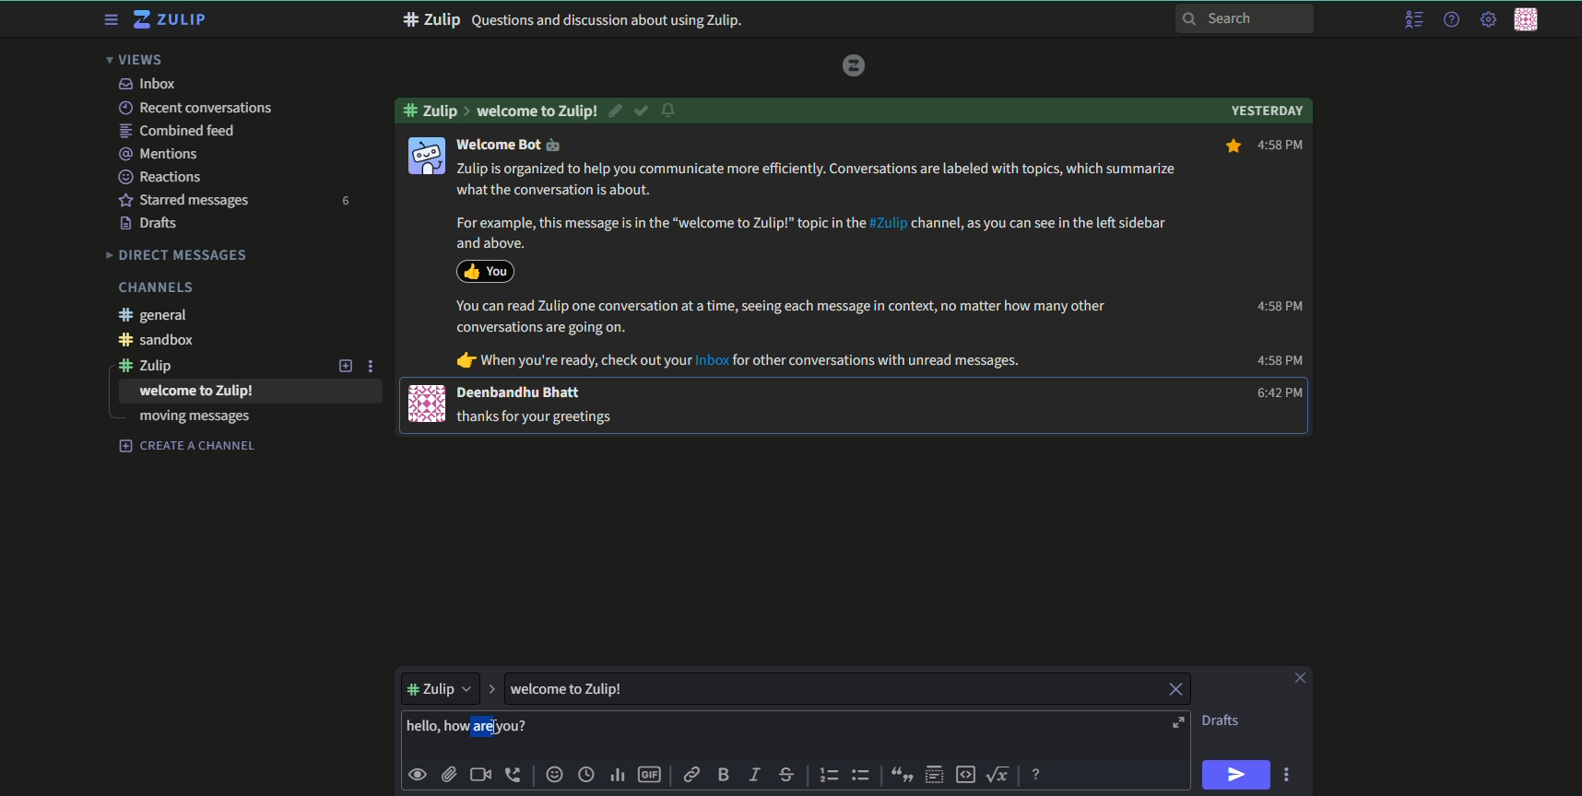 The width and height of the screenshot is (1582, 796). Describe the element at coordinates (197, 392) in the screenshot. I see `text` at that location.